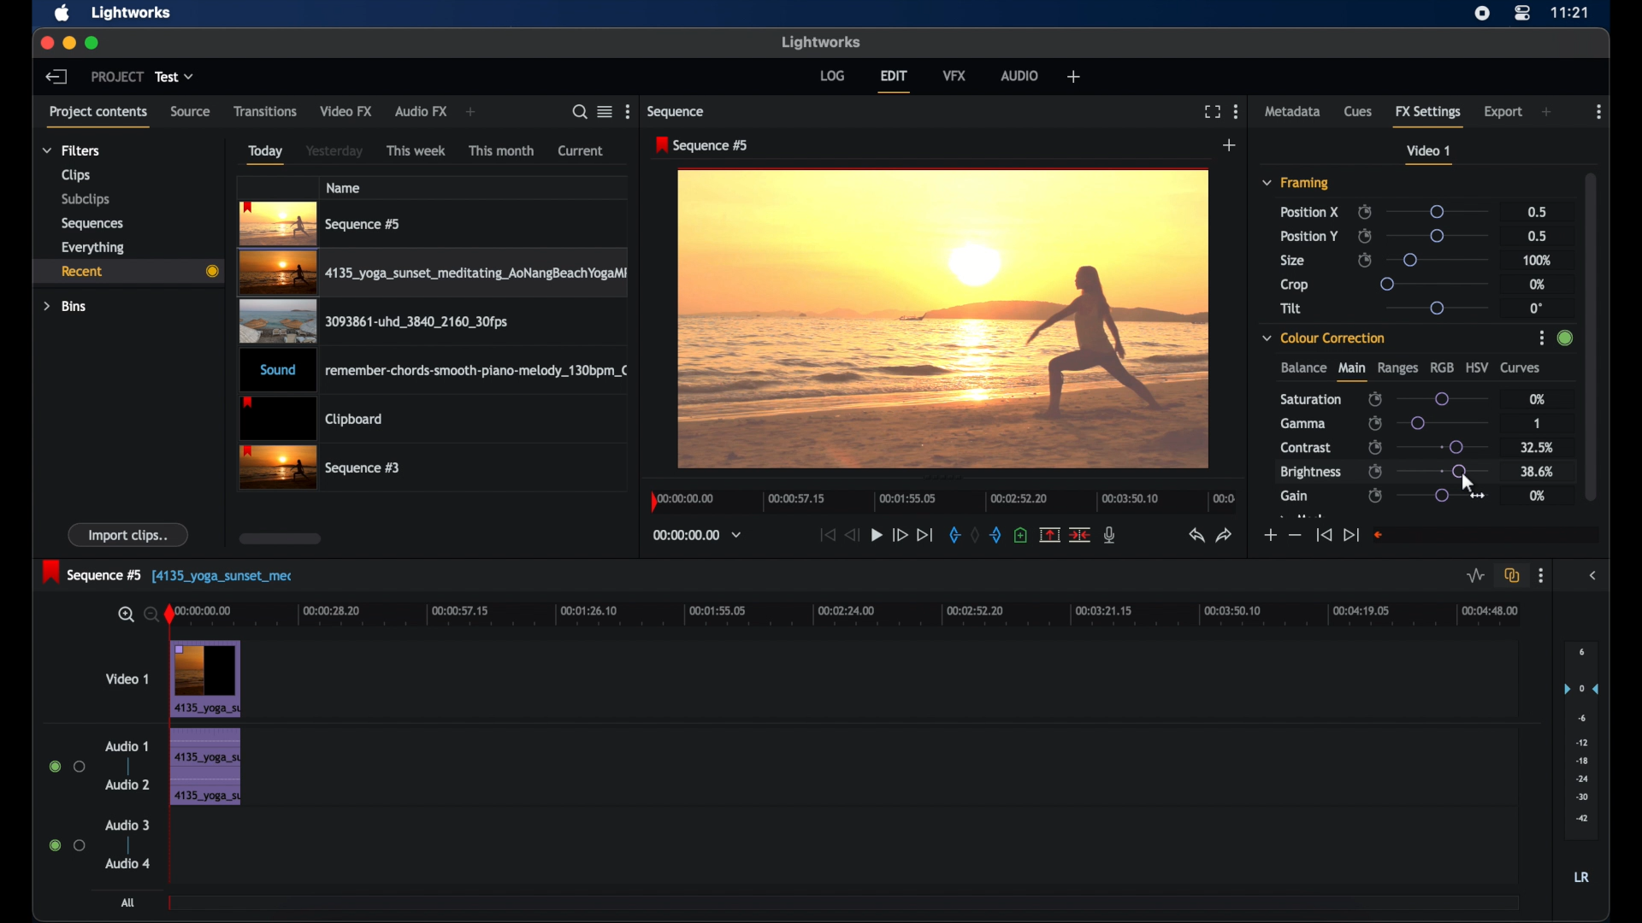 This screenshot has width=1642, height=923. What do you see at coordinates (170, 615) in the screenshot?
I see `playhead` at bounding box center [170, 615].